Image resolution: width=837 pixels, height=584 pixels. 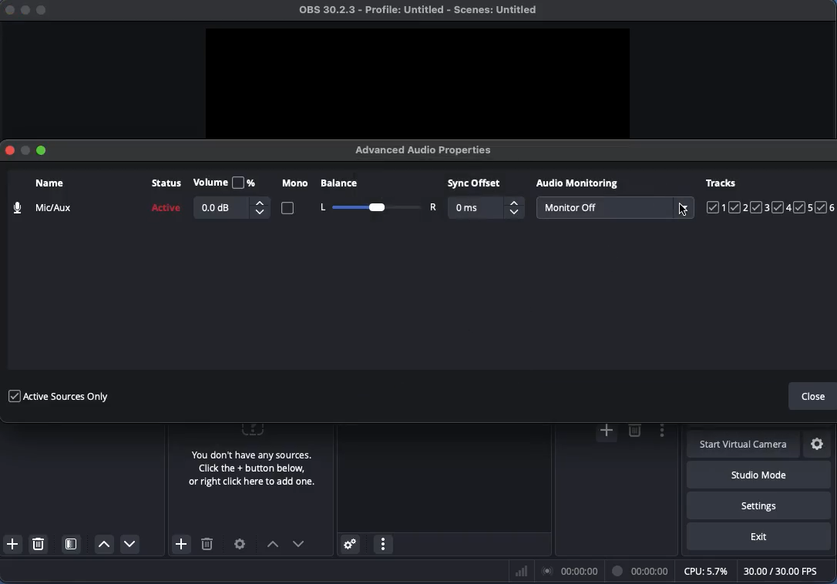 What do you see at coordinates (745, 445) in the screenshot?
I see `Start virtual camera` at bounding box center [745, 445].